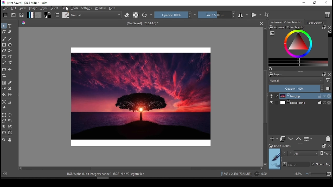 This screenshot has width=333, height=187. What do you see at coordinates (10, 51) in the screenshot?
I see `polyline tool` at bounding box center [10, 51].